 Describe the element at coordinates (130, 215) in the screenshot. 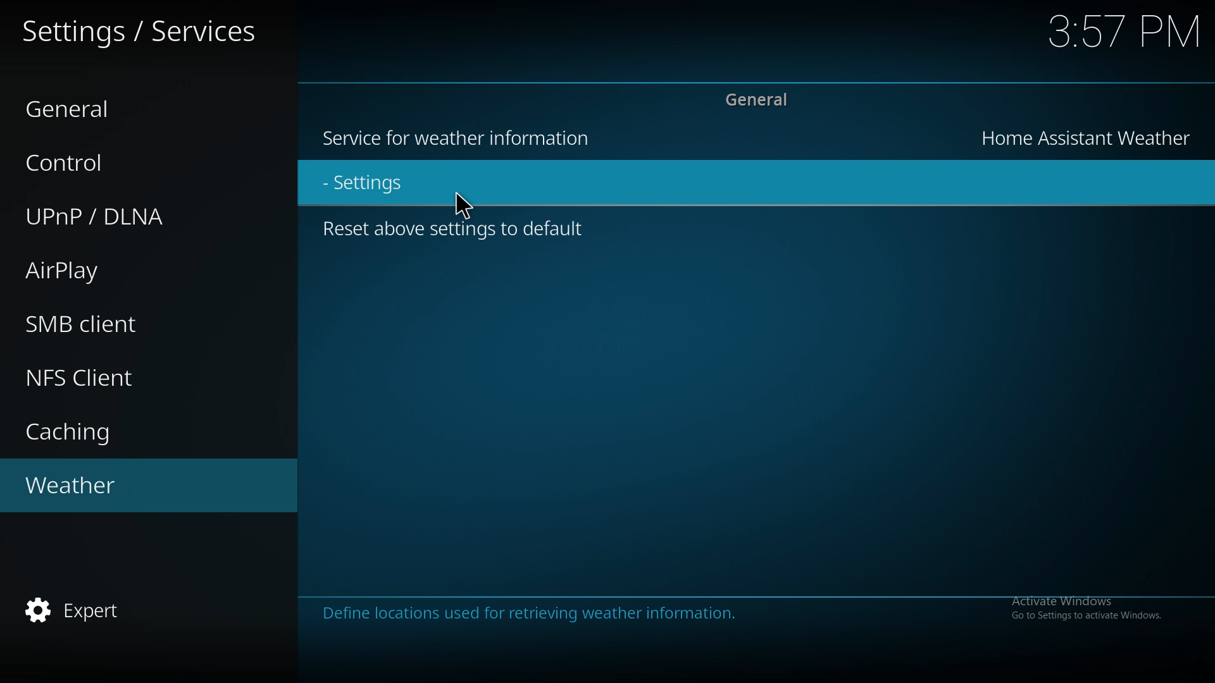

I see `upnp/dlna` at that location.